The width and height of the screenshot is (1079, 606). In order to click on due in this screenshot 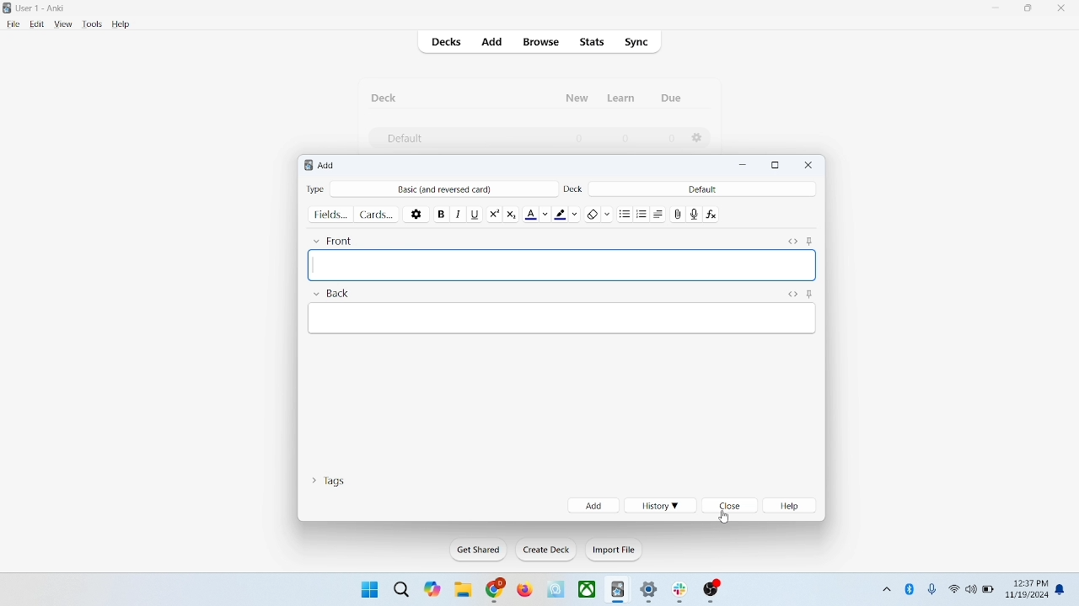, I will do `click(673, 98)`.